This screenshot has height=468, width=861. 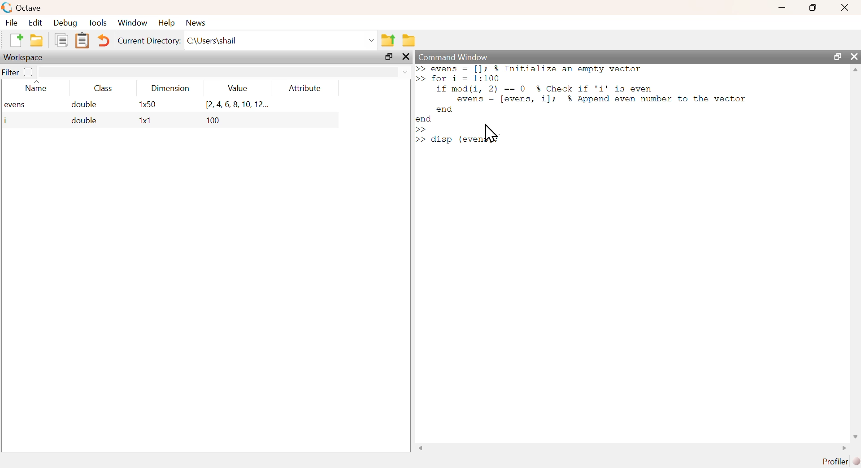 What do you see at coordinates (406, 57) in the screenshot?
I see `close` at bounding box center [406, 57].